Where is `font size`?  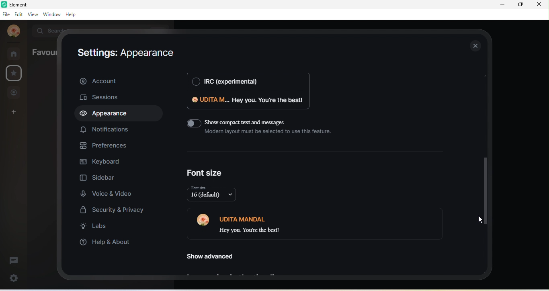 font size is located at coordinates (205, 173).